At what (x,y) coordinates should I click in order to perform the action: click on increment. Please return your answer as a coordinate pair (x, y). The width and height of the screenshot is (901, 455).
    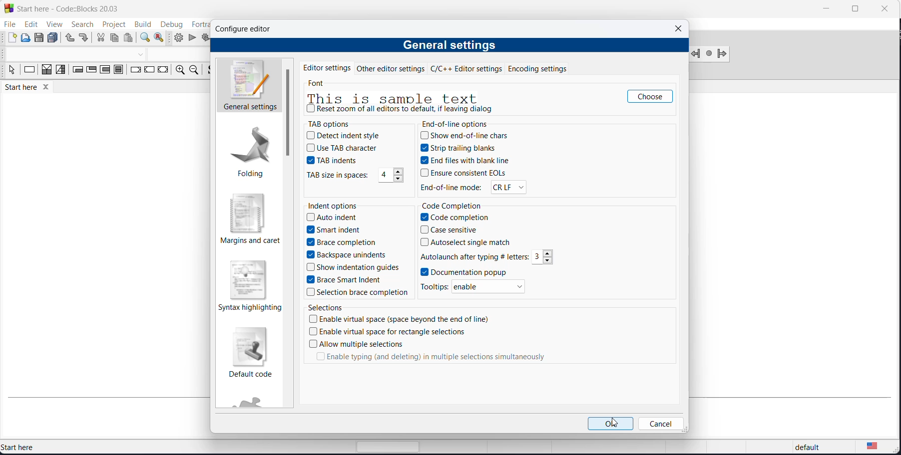
    Looking at the image, I should click on (398, 173).